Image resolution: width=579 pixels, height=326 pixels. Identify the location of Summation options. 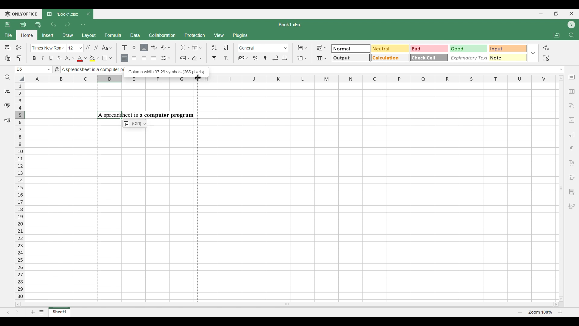
(185, 47).